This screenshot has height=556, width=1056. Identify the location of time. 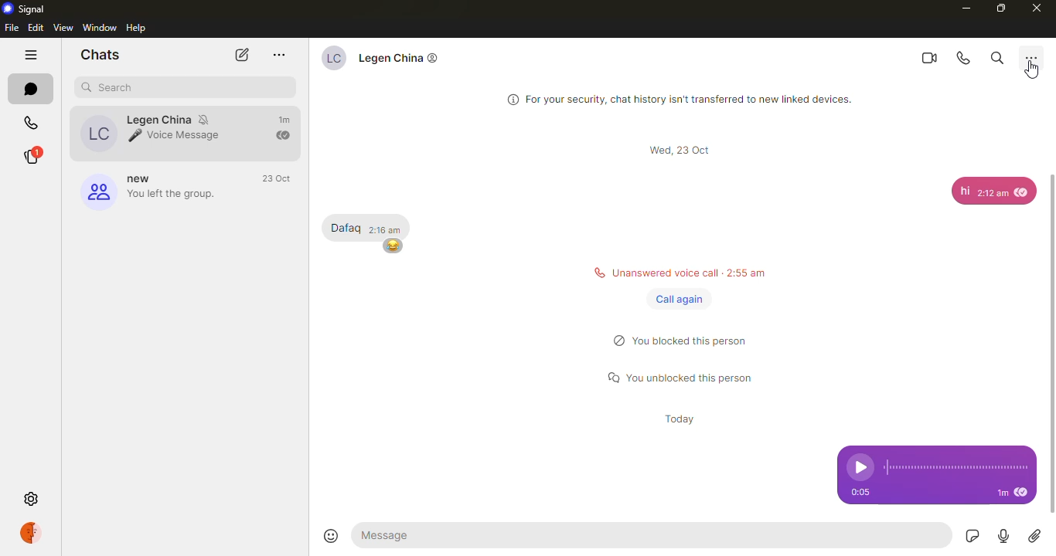
(859, 492).